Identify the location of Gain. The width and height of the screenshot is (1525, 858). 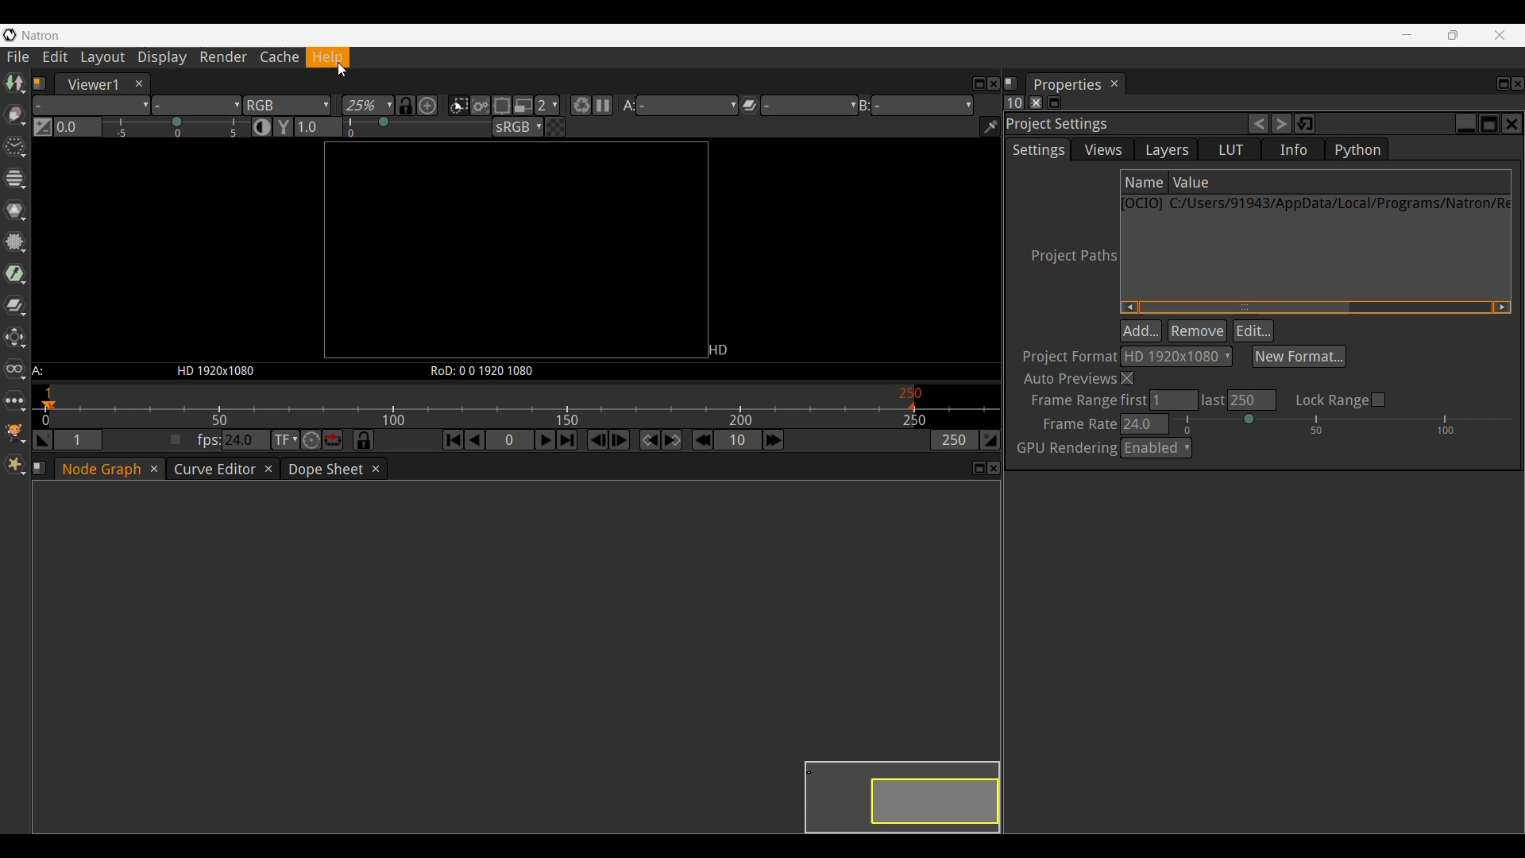
(176, 125).